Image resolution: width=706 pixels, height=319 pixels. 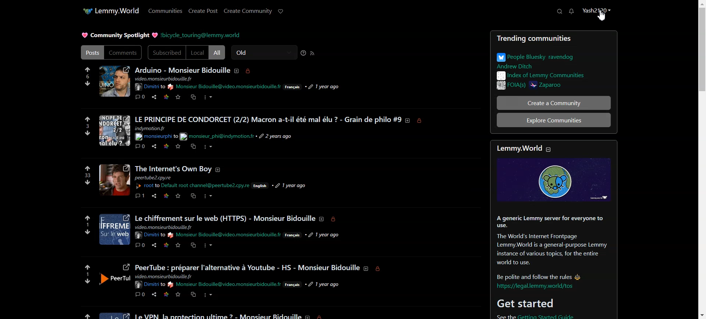 What do you see at coordinates (193, 294) in the screenshot?
I see `copy` at bounding box center [193, 294].